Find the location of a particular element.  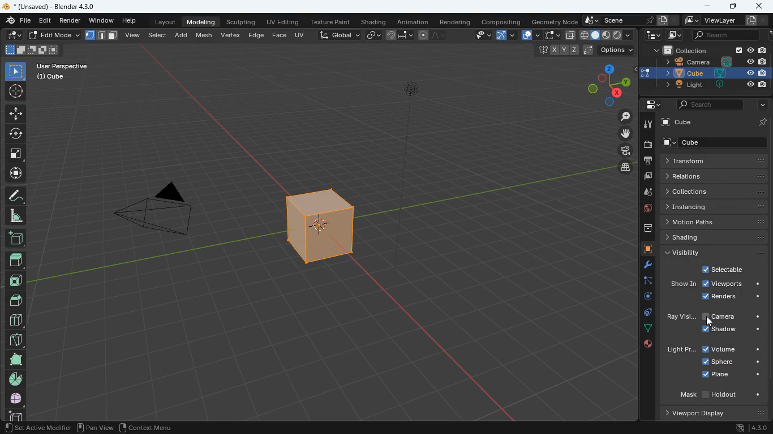

public is located at coordinates (647, 344).